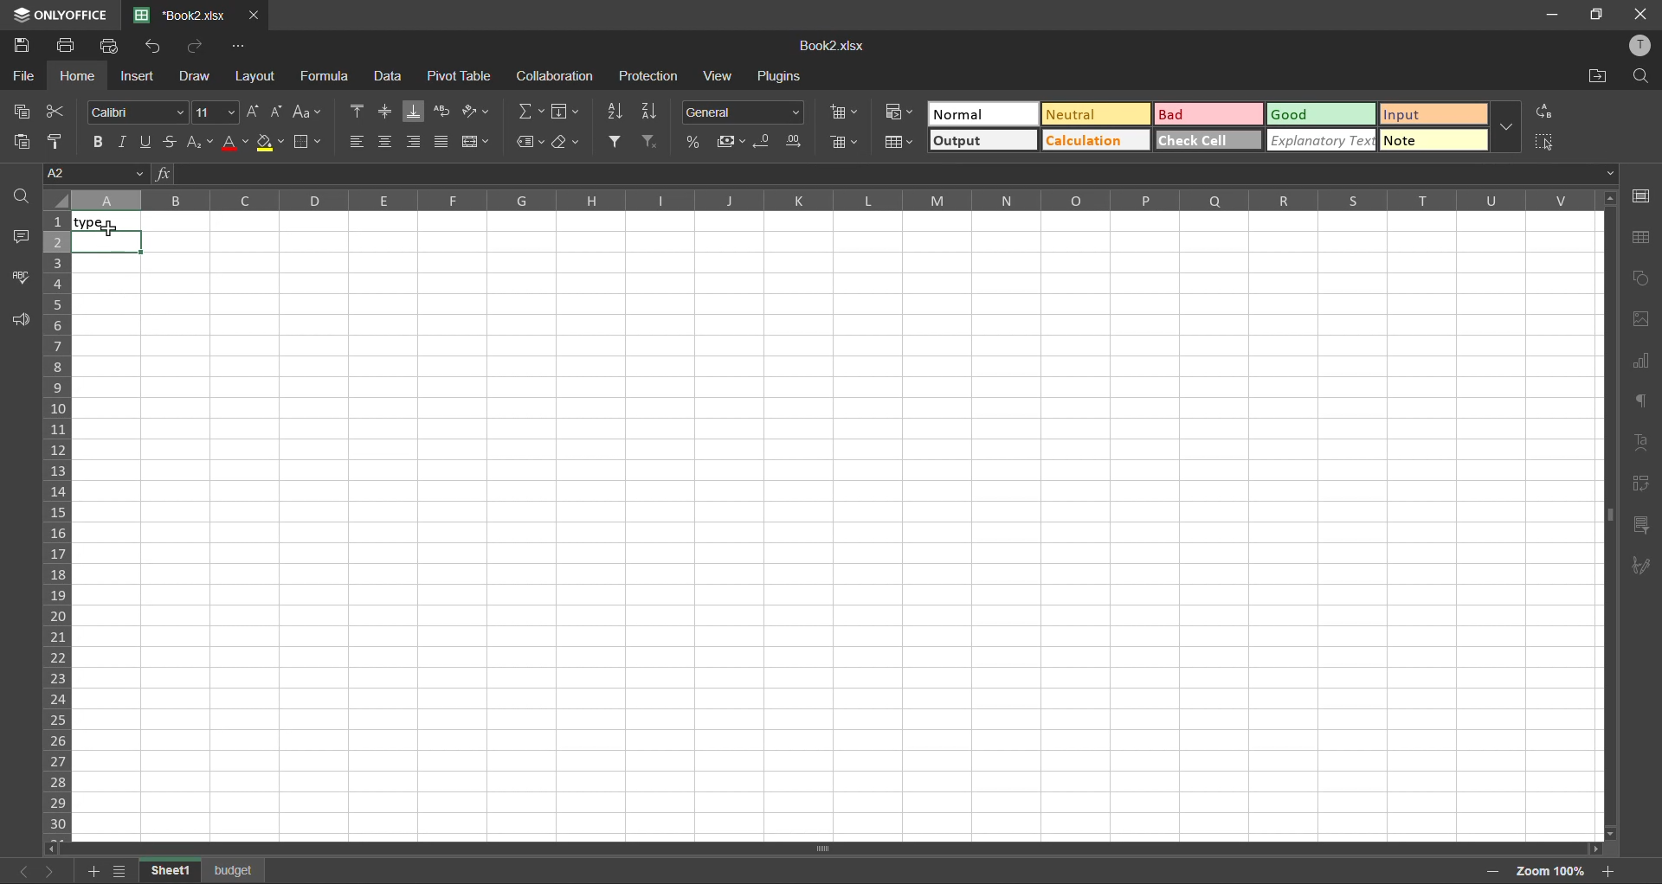 This screenshot has height=884, width=1662. Describe the element at coordinates (23, 239) in the screenshot. I see `comments` at that location.